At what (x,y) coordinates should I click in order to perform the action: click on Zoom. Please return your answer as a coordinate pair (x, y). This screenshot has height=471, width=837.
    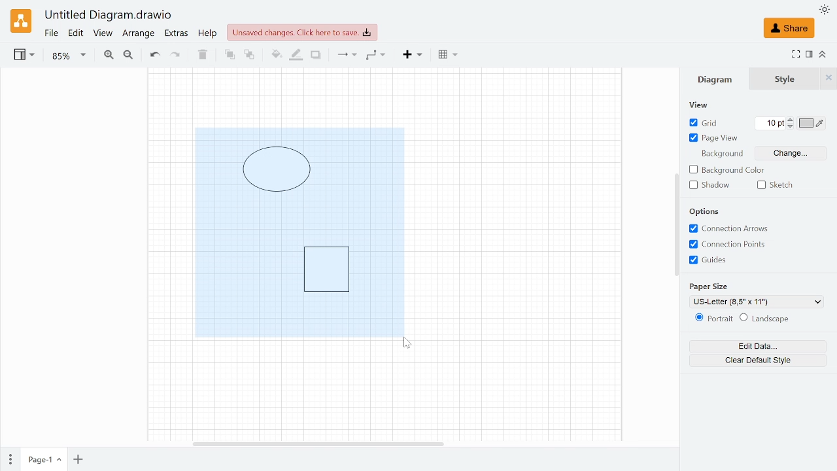
    Looking at the image, I should click on (69, 56).